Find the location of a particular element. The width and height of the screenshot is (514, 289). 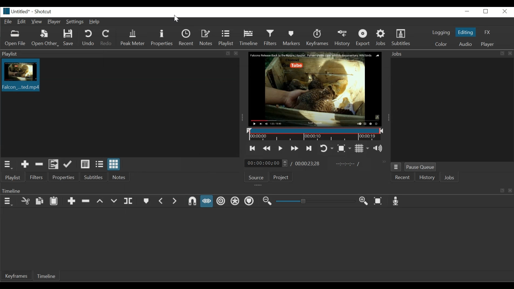

Jobs is located at coordinates (449, 177).